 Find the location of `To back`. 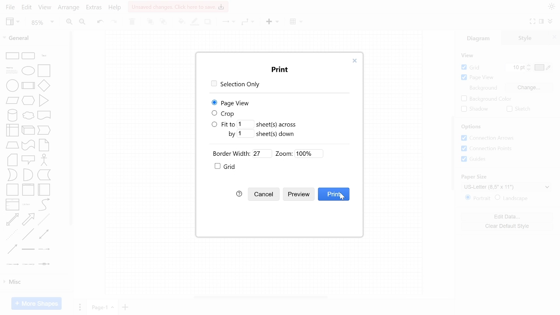

To back is located at coordinates (163, 21).